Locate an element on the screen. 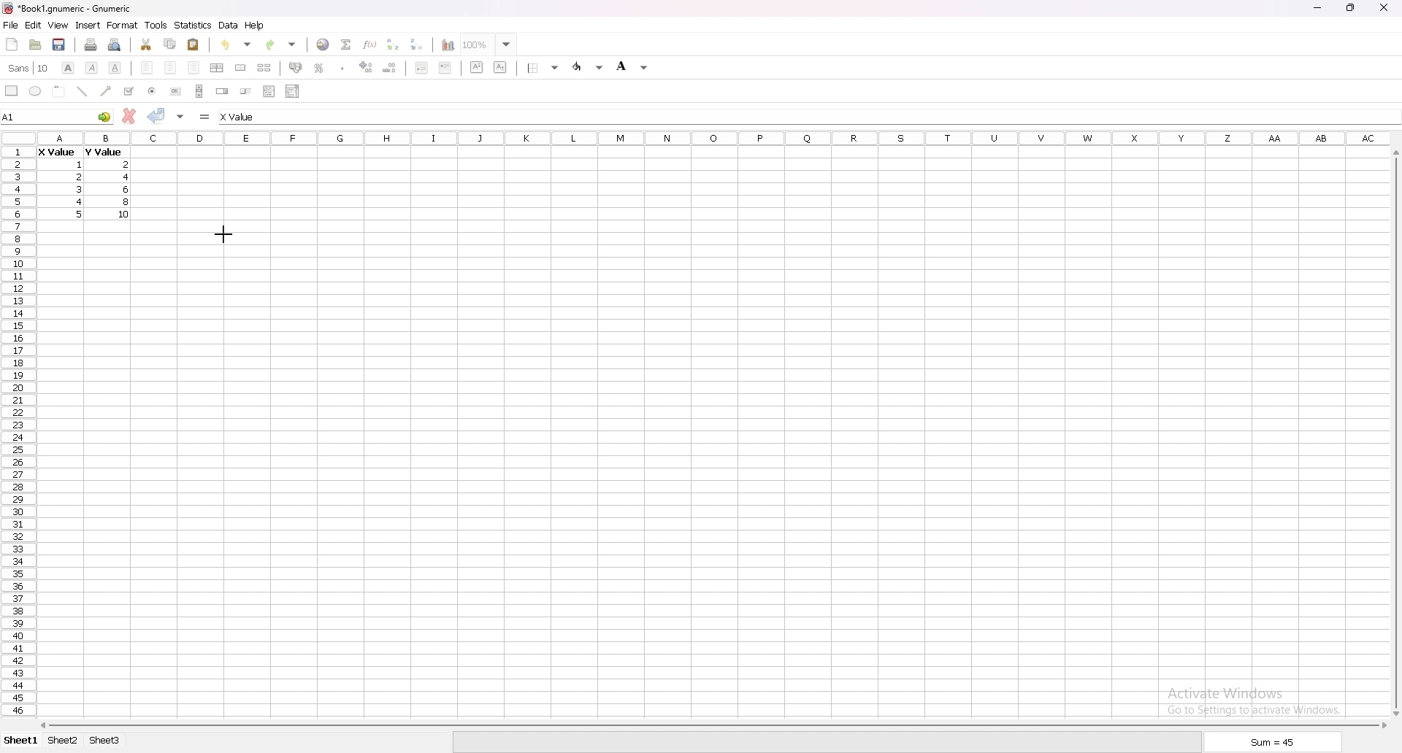 This screenshot has width=1402, height=753. accounting is located at coordinates (296, 67).